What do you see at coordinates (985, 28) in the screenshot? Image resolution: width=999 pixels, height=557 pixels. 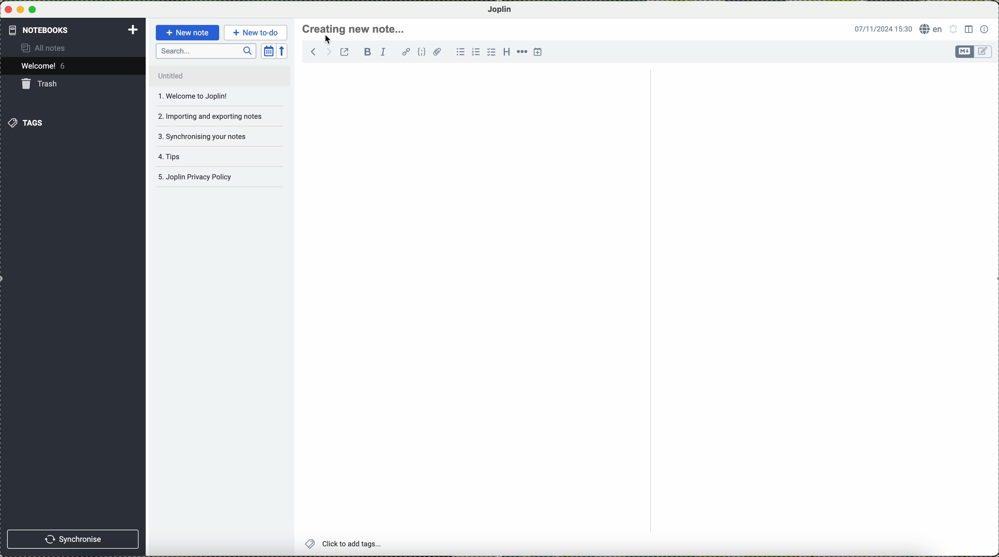 I see `note properties` at bounding box center [985, 28].